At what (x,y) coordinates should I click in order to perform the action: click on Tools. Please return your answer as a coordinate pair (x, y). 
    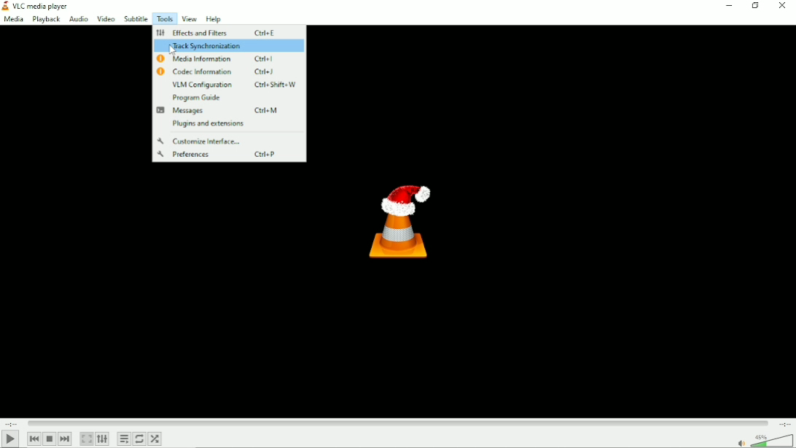
    Looking at the image, I should click on (165, 18).